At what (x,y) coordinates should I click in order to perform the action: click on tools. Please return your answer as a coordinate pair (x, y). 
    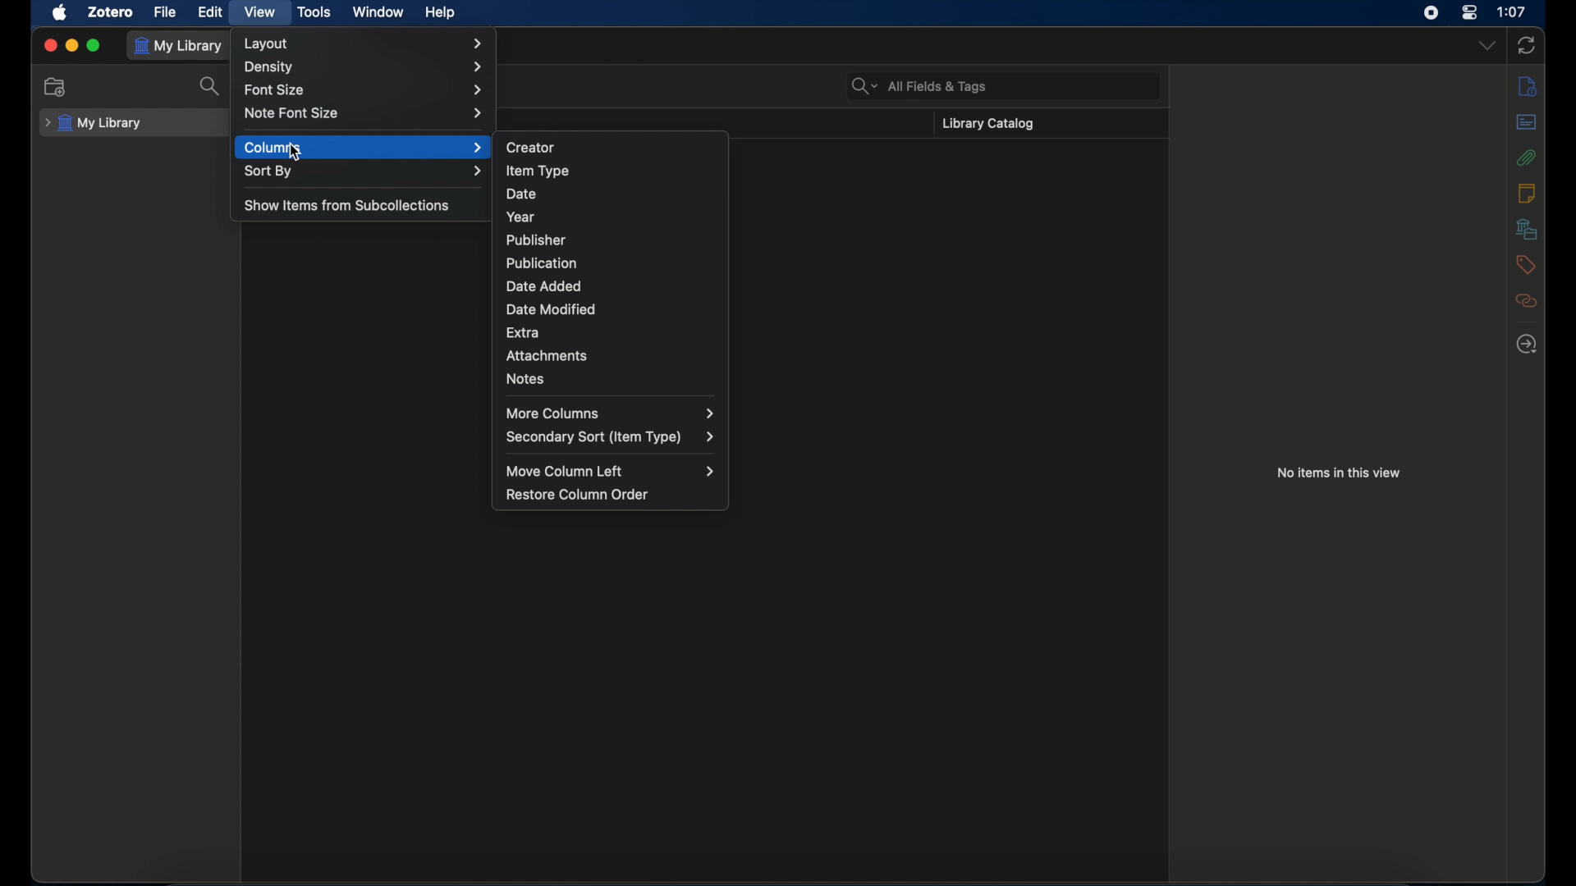
    Looking at the image, I should click on (314, 12).